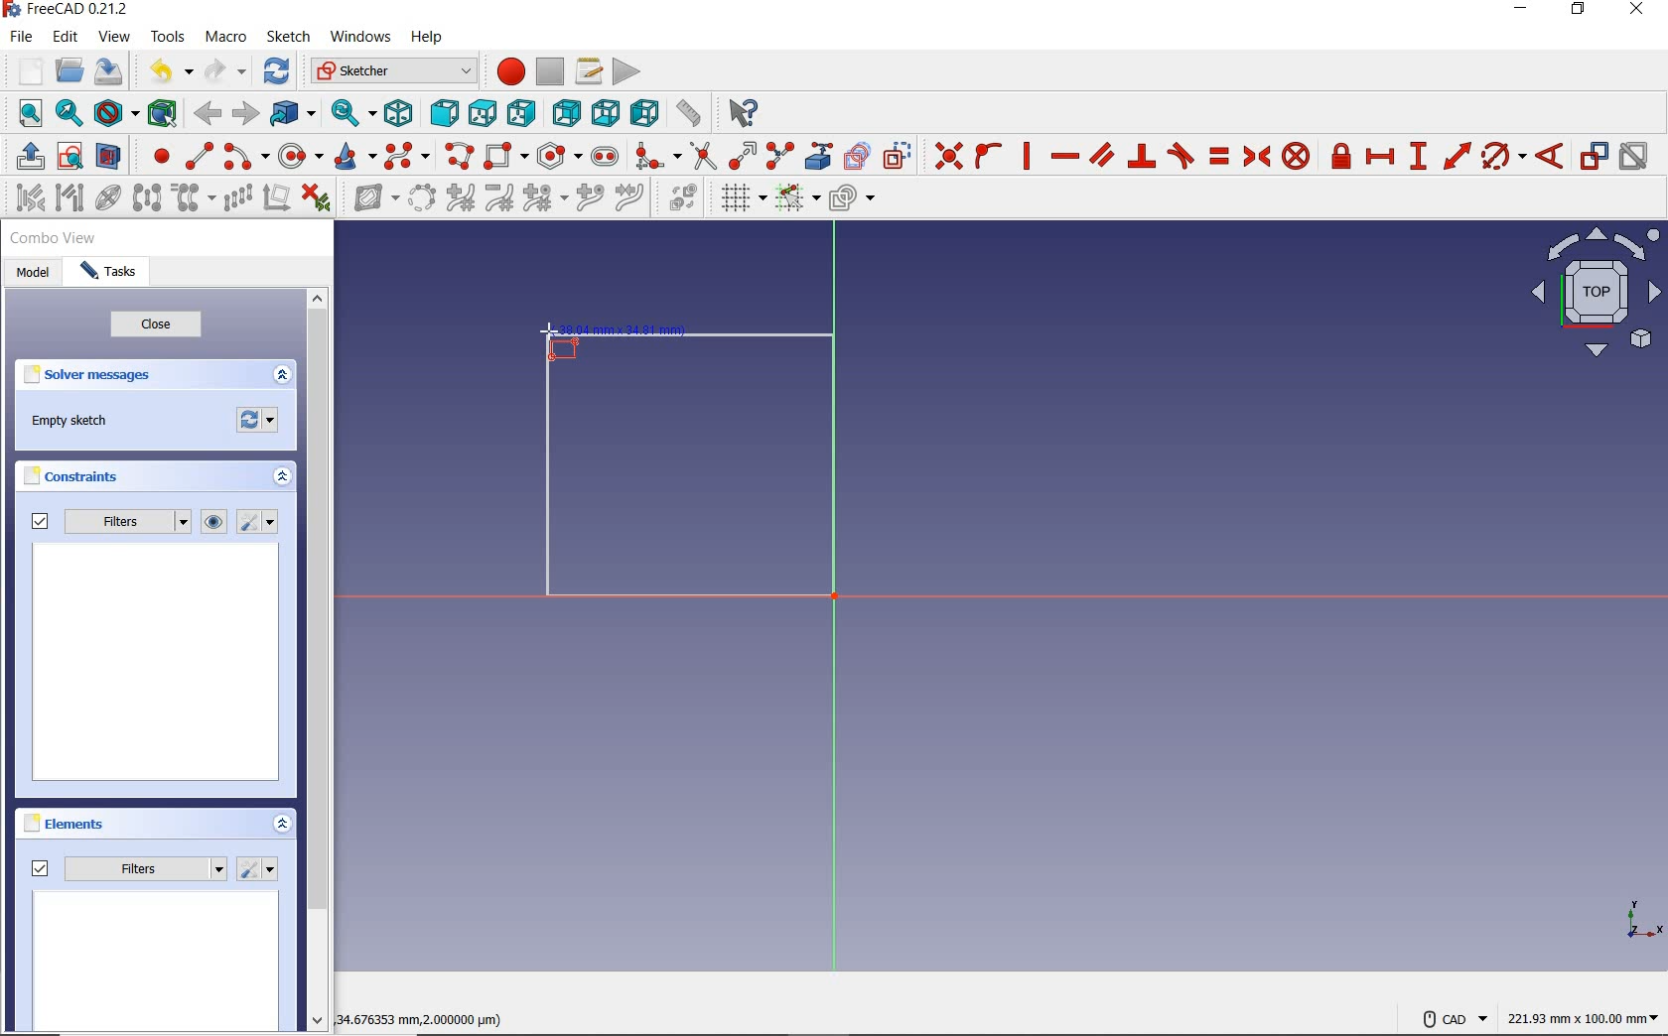 The width and height of the screenshot is (1668, 1036). Describe the element at coordinates (69, 198) in the screenshot. I see `select associated geometry` at that location.